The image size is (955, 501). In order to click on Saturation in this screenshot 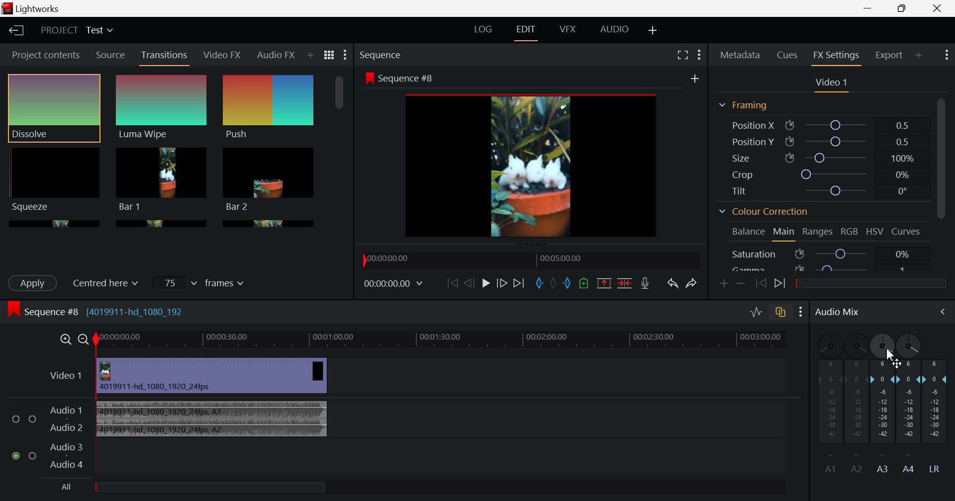, I will do `click(823, 253)`.